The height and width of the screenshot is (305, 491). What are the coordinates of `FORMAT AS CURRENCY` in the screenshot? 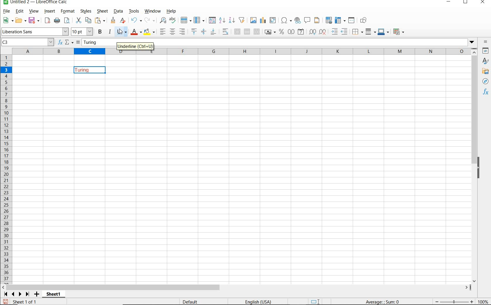 It's located at (269, 32).